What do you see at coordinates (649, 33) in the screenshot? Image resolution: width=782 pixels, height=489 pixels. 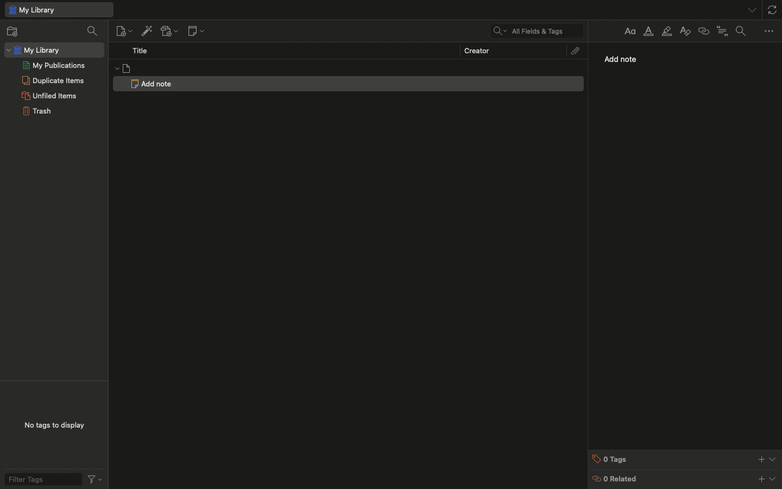 I see `Text color` at bounding box center [649, 33].